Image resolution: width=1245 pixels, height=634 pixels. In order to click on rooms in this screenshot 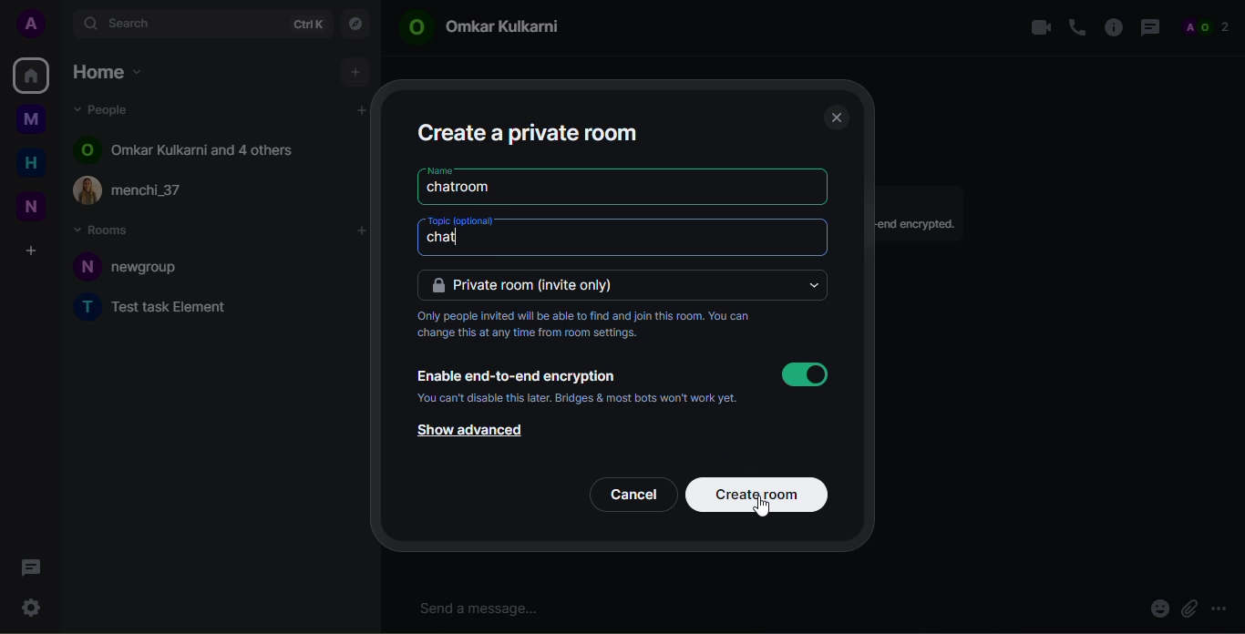, I will do `click(105, 229)`.